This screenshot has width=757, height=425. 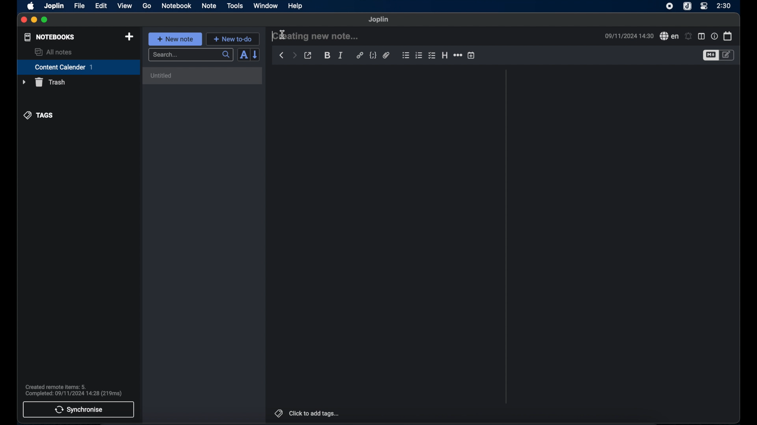 What do you see at coordinates (78, 410) in the screenshot?
I see `synchronise` at bounding box center [78, 410].